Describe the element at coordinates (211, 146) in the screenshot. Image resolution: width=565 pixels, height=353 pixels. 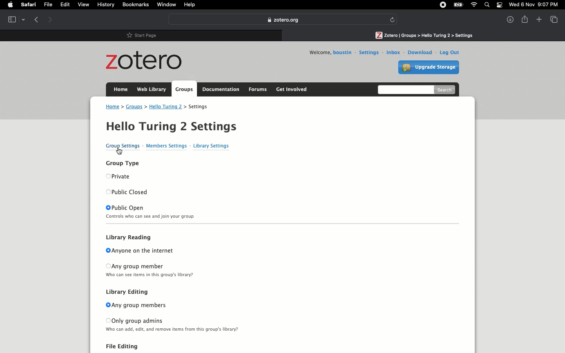
I see `Library settings` at that location.